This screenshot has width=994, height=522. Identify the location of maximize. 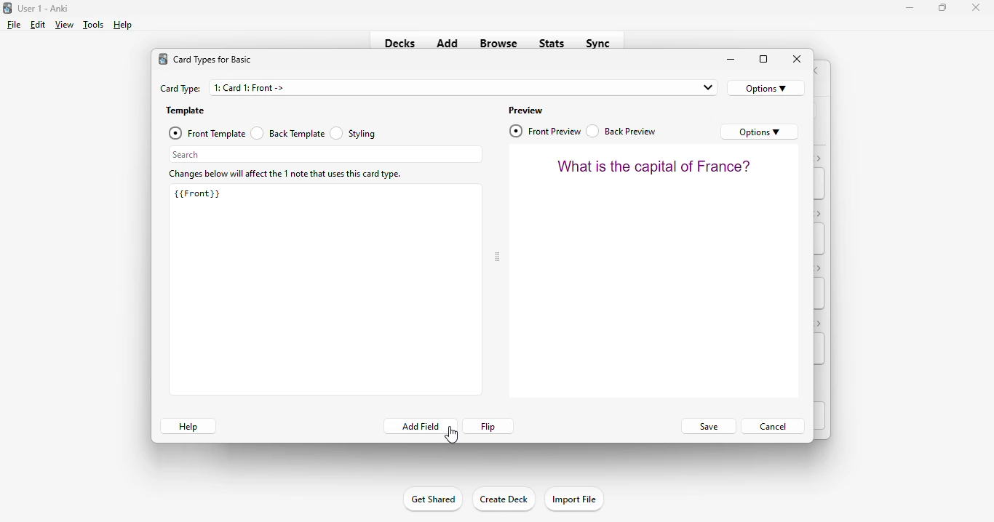
(942, 7).